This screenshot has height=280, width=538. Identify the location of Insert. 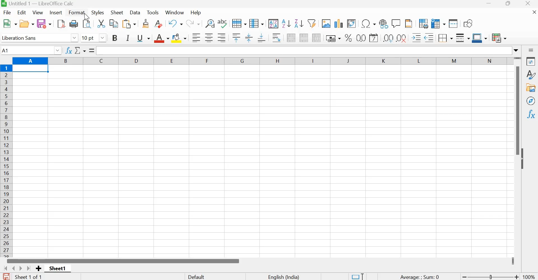
(56, 13).